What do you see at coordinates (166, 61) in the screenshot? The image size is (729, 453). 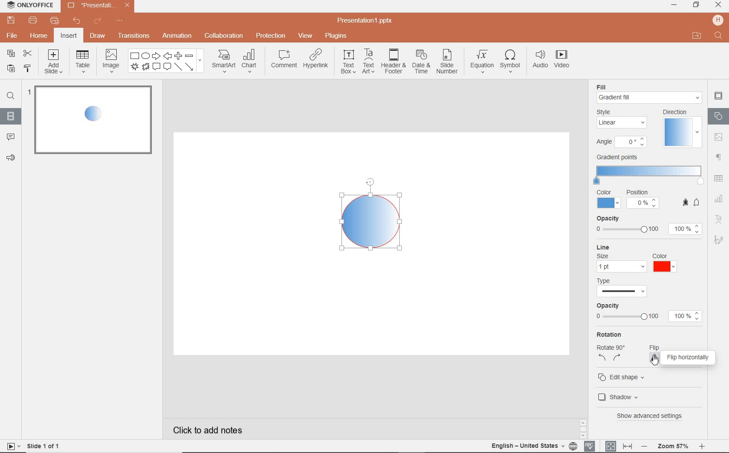 I see `shapes` at bounding box center [166, 61].